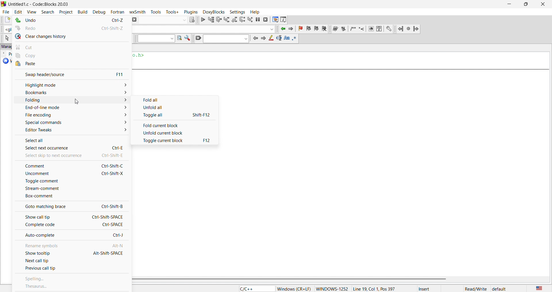  Describe the element at coordinates (332, 289) in the screenshot. I see `Windows-1252` at that location.